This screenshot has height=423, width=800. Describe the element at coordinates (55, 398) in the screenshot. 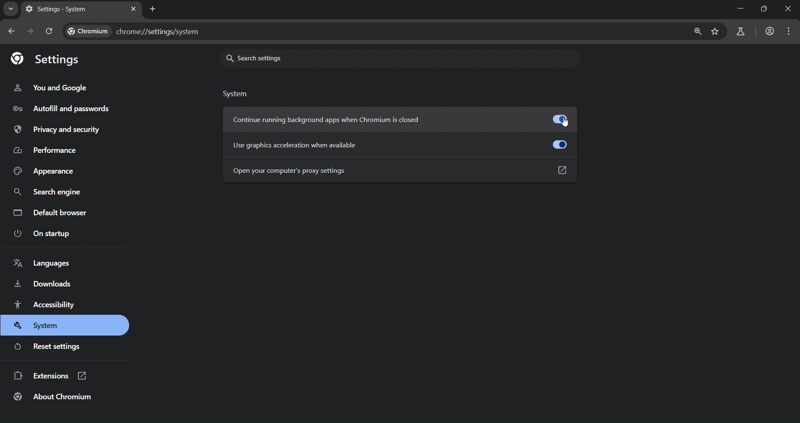

I see `about chromium` at that location.